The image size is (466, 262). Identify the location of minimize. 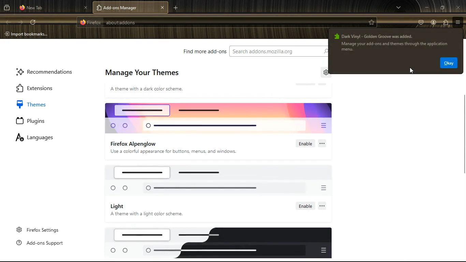
(425, 7).